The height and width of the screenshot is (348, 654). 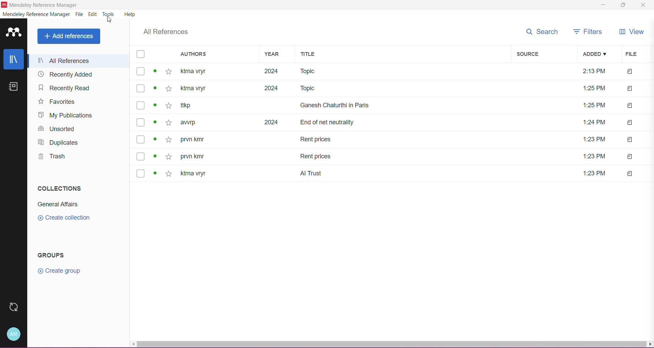 I want to click on file, so click(x=594, y=156).